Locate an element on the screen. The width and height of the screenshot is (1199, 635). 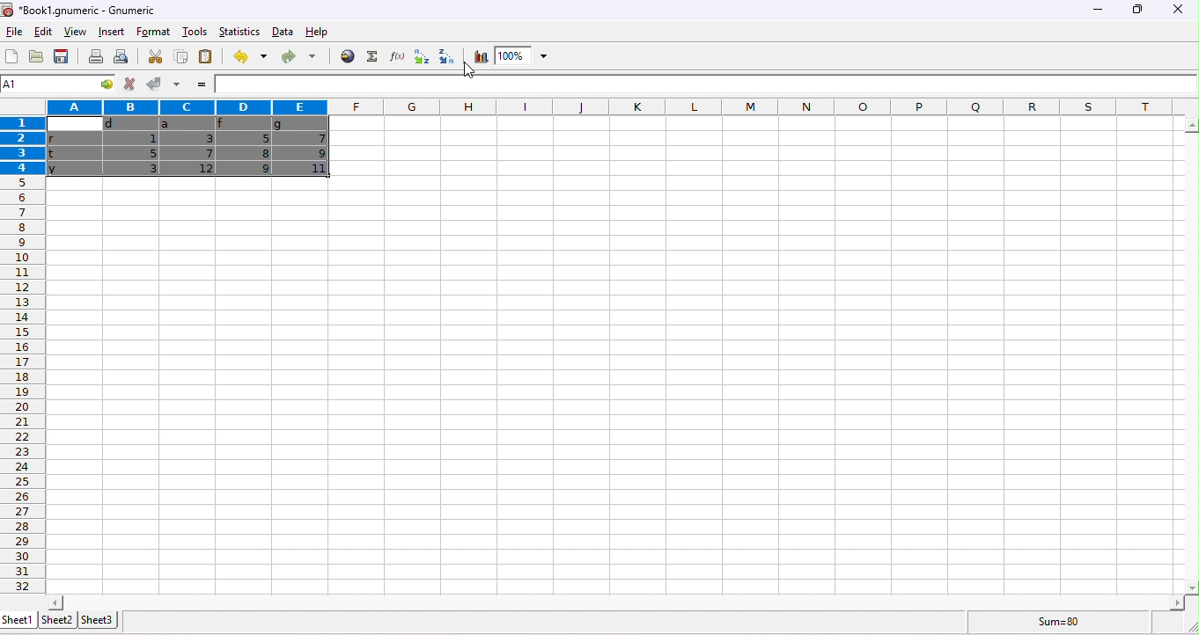
sheet2 is located at coordinates (57, 620).